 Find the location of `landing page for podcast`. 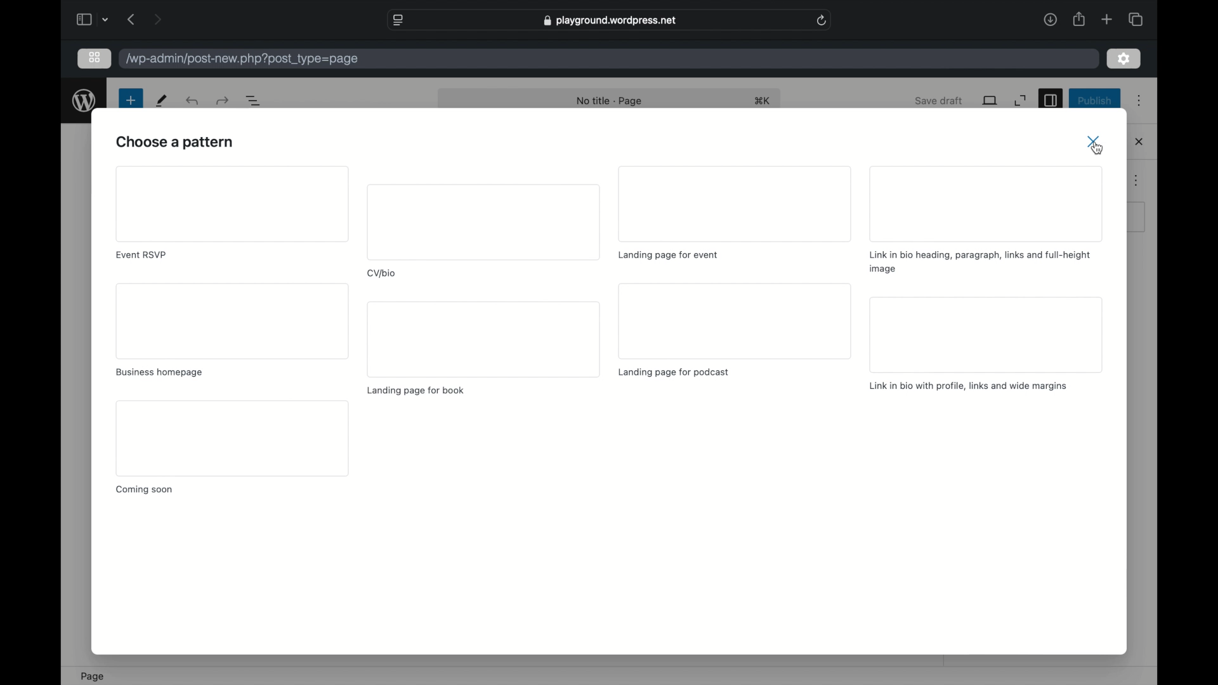

landing page for podcast is located at coordinates (676, 374).